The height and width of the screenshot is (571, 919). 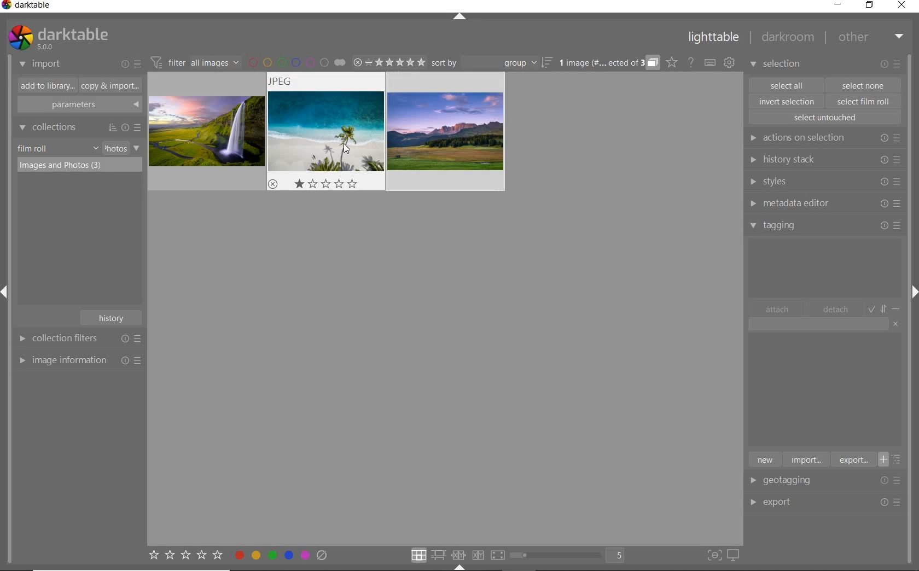 What do you see at coordinates (893, 459) in the screenshot?
I see `toggle list` at bounding box center [893, 459].